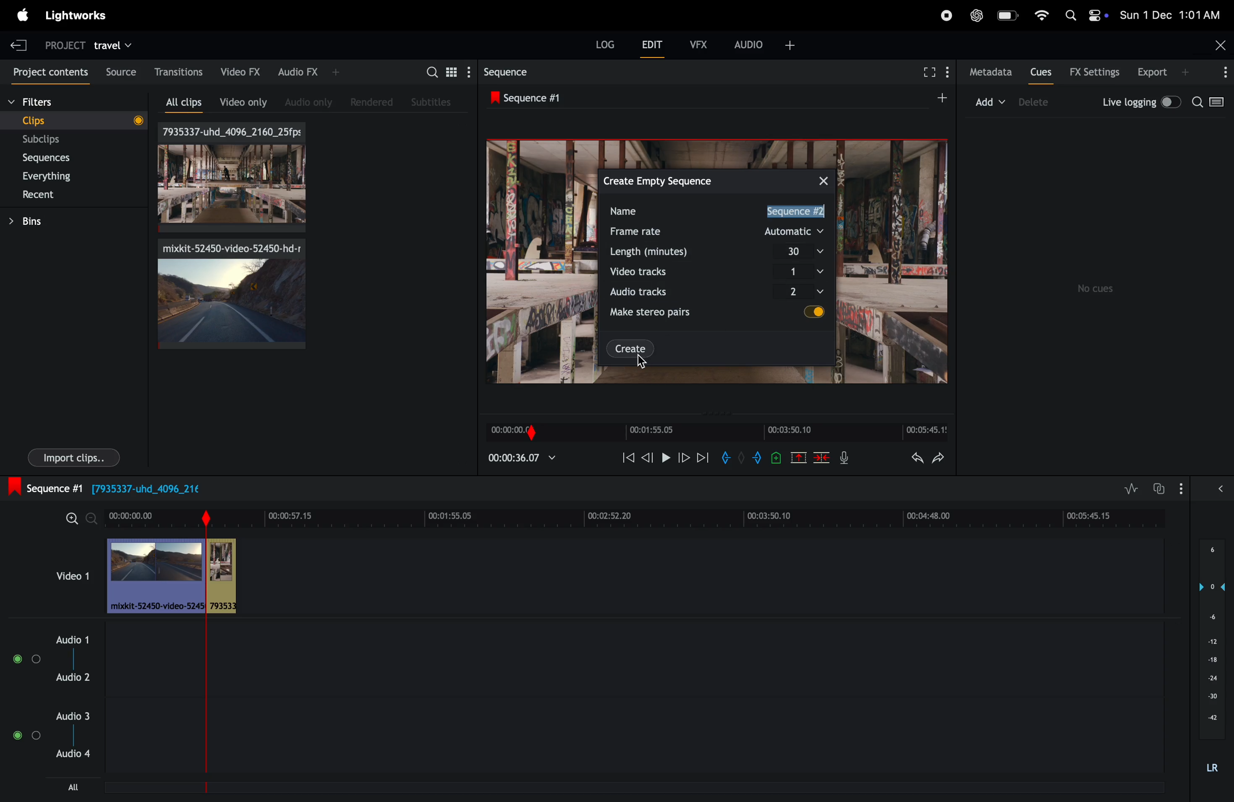  Describe the element at coordinates (1098, 289) in the screenshot. I see `no cues` at that location.